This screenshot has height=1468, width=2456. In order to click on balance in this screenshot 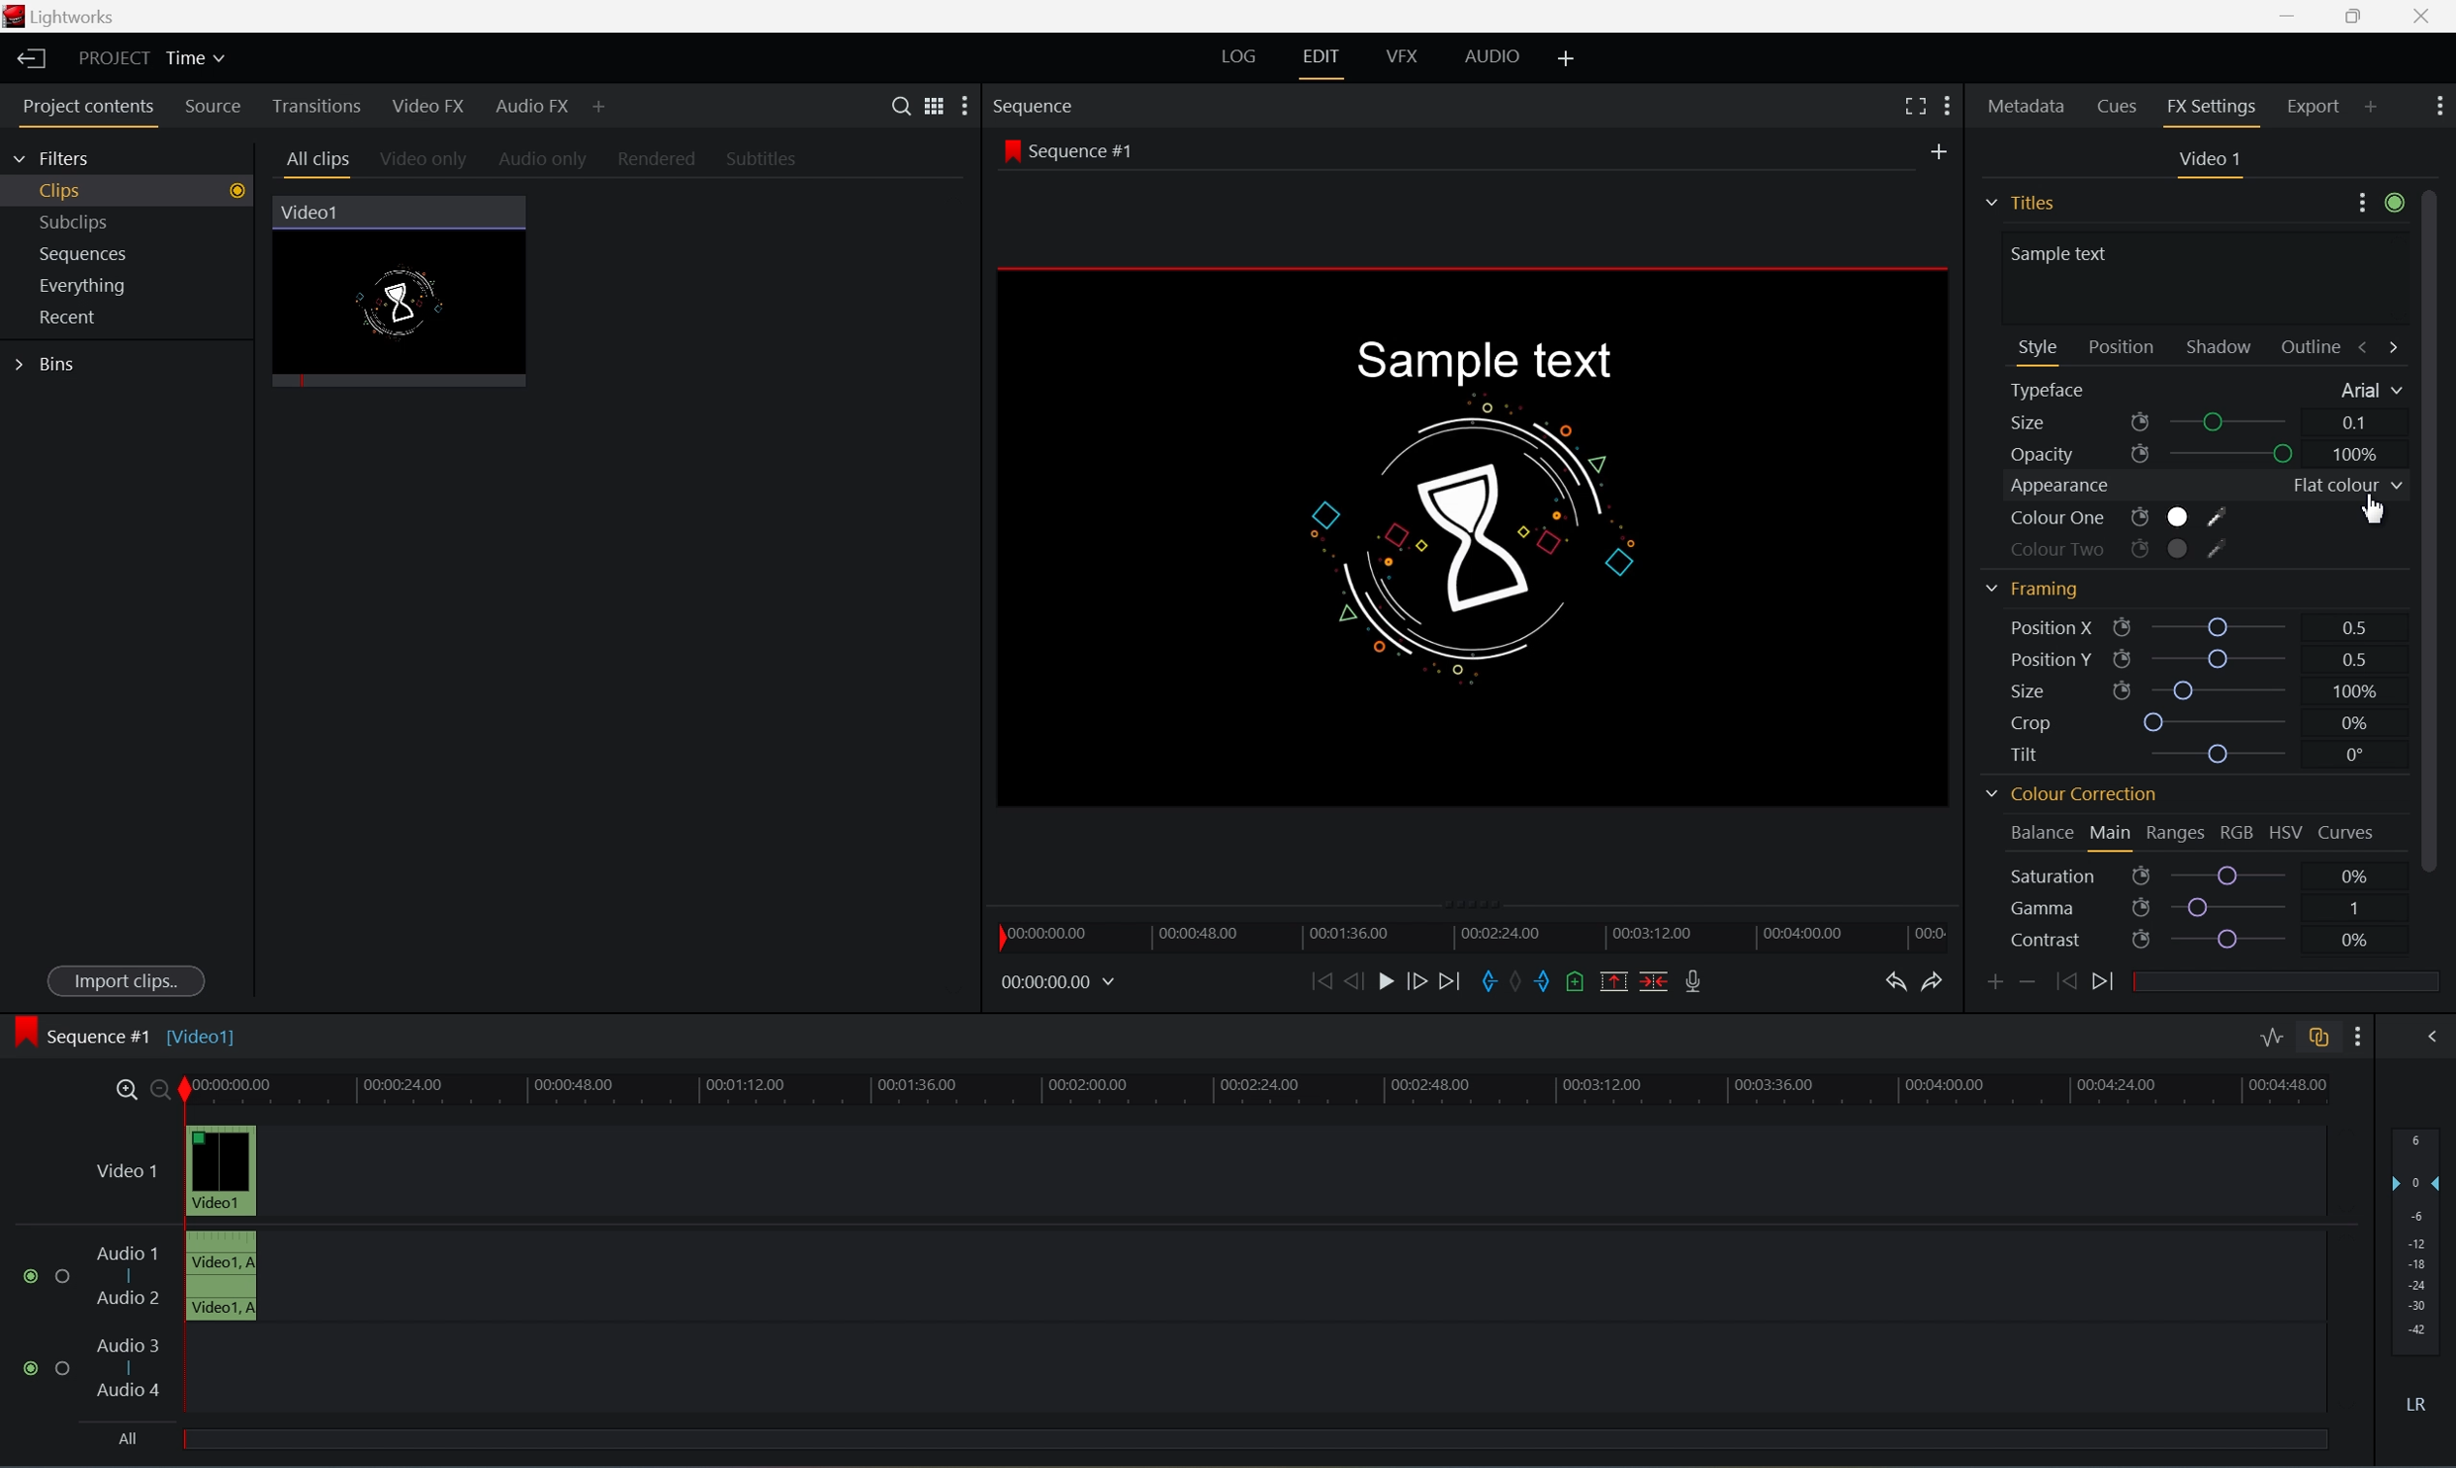, I will do `click(2034, 829)`.